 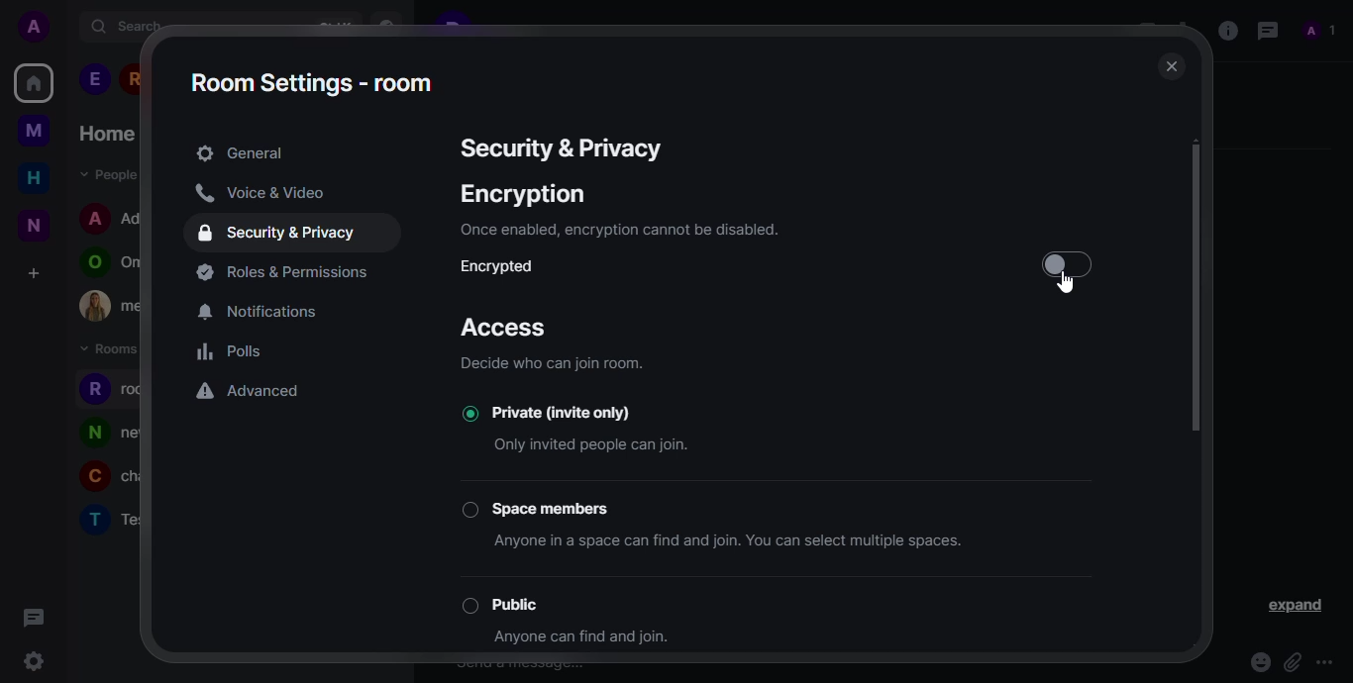 What do you see at coordinates (555, 362) in the screenshot?
I see `info- decide who can join room` at bounding box center [555, 362].